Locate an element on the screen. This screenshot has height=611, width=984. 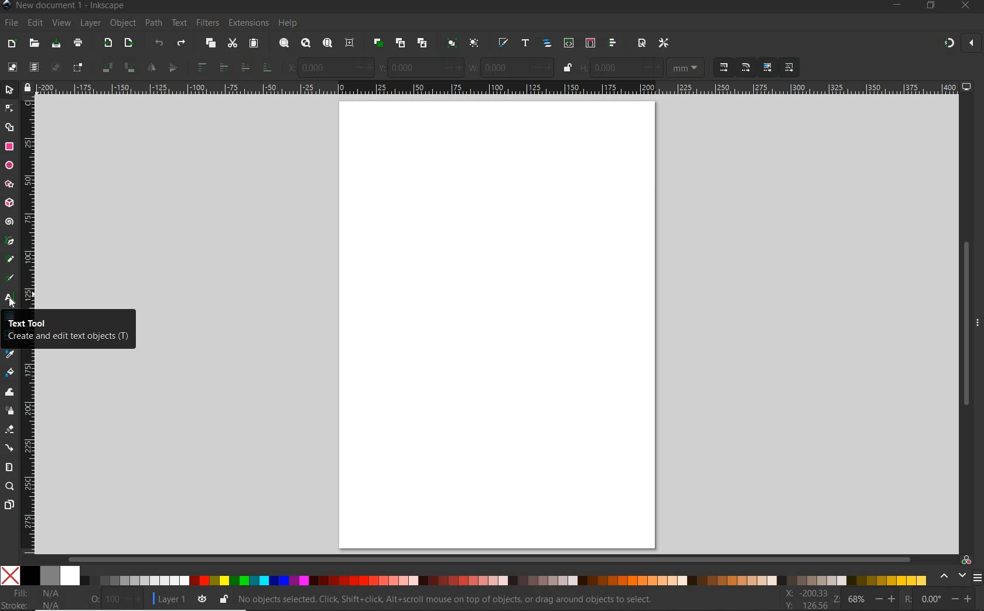
rotation is located at coordinates (906, 598).